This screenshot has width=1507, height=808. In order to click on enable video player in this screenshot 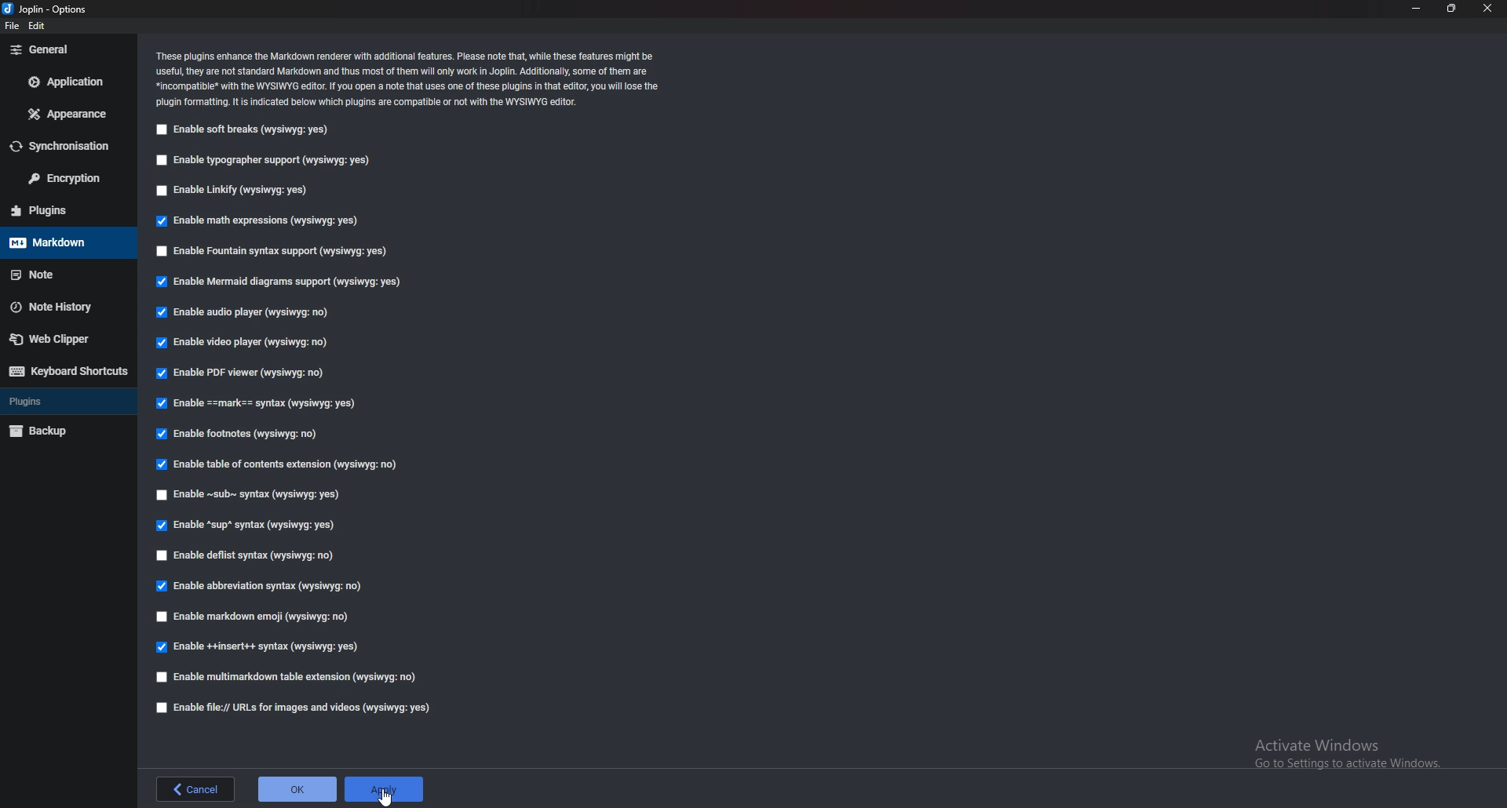, I will do `click(243, 343)`.